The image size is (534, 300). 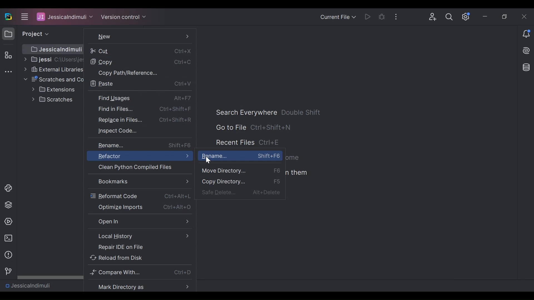 What do you see at coordinates (140, 36) in the screenshot?
I see `New` at bounding box center [140, 36].